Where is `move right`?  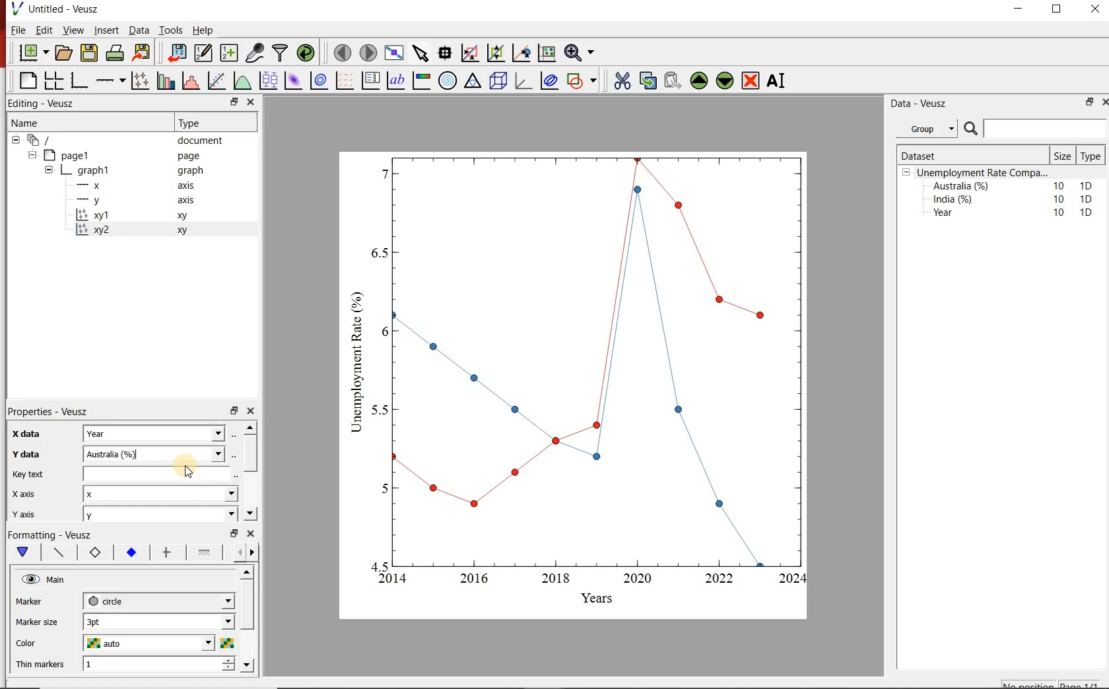 move right is located at coordinates (252, 552).